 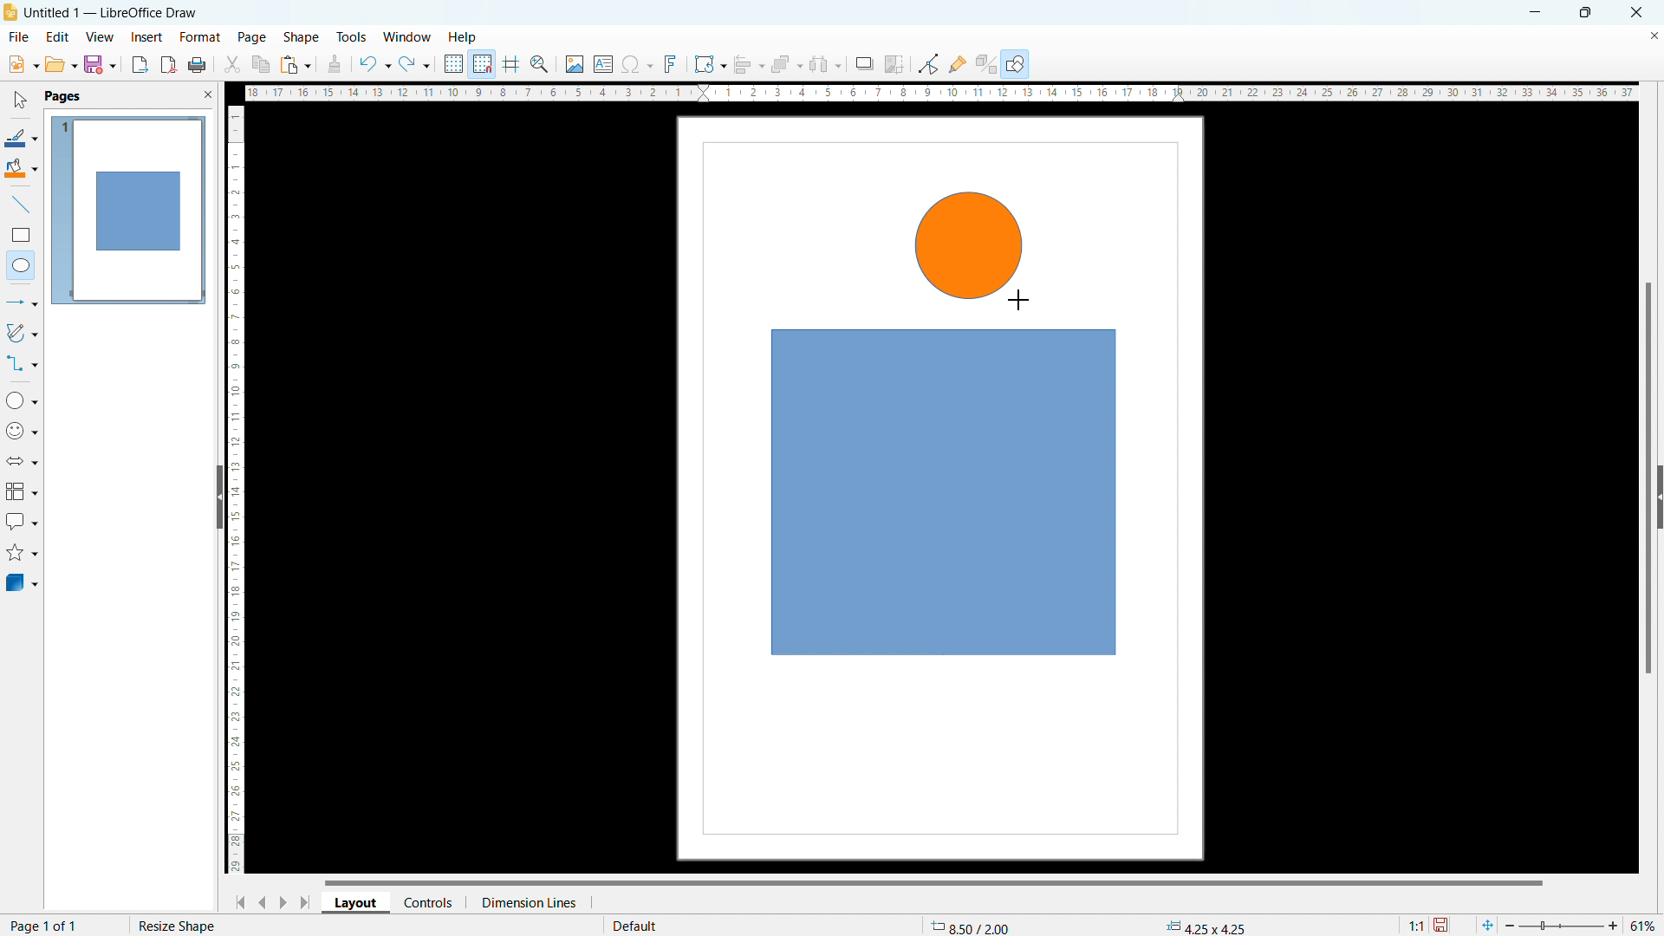 What do you see at coordinates (22, 205) in the screenshot?
I see `line` at bounding box center [22, 205].